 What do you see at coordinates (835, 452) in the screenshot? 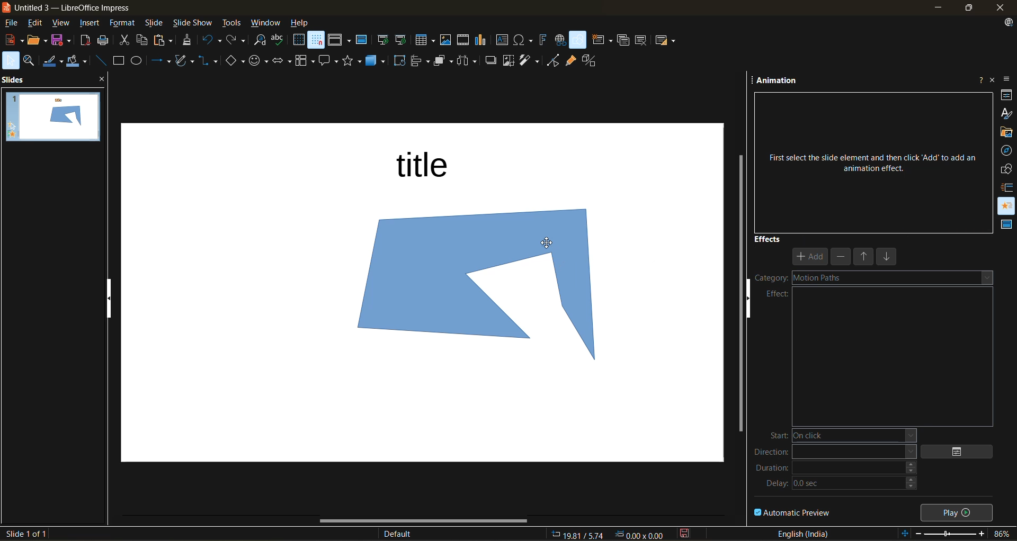
I see `direction` at bounding box center [835, 452].